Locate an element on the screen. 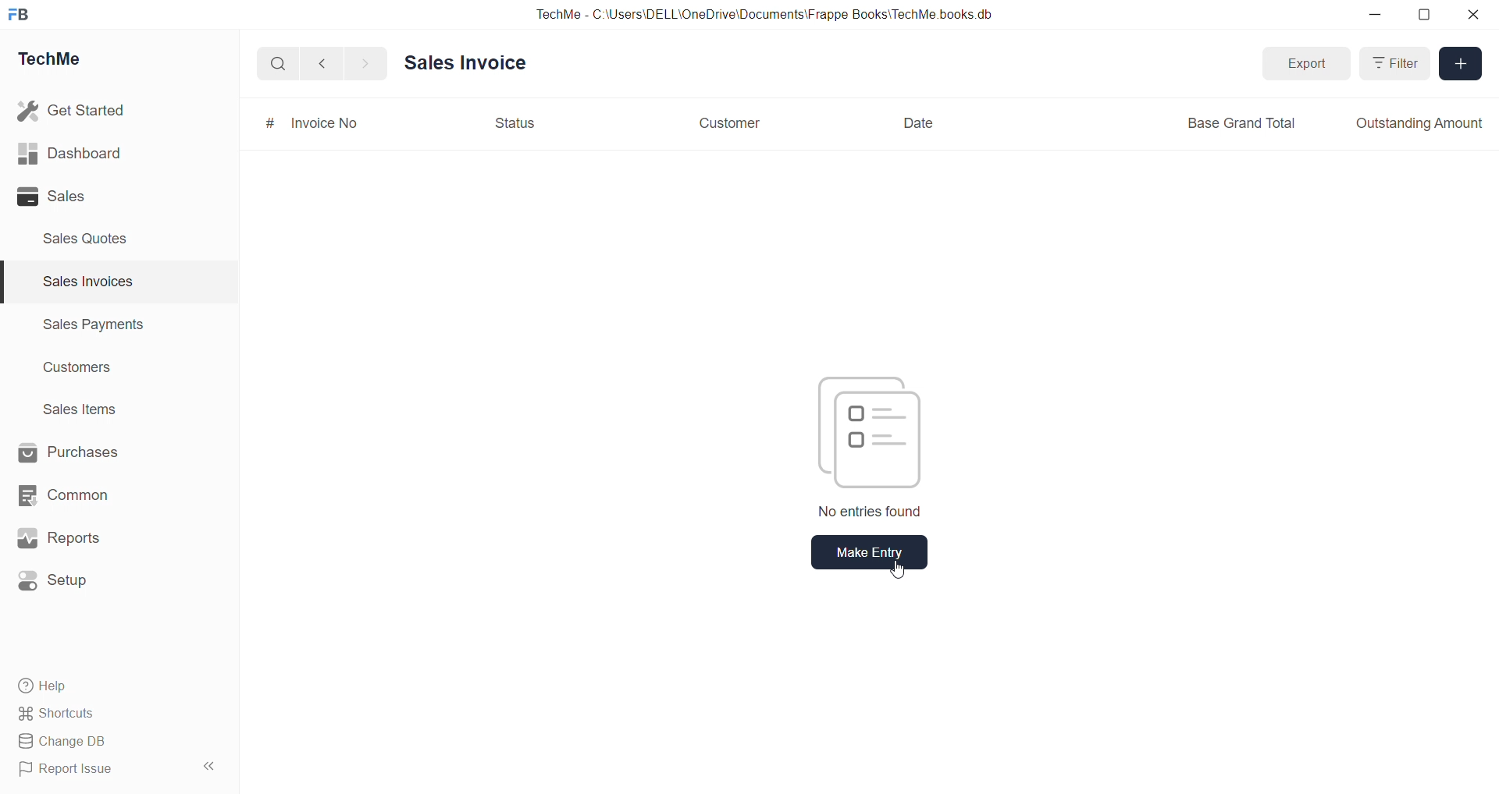 The height and width of the screenshot is (794, 1499). Sales Quotes is located at coordinates (87, 239).